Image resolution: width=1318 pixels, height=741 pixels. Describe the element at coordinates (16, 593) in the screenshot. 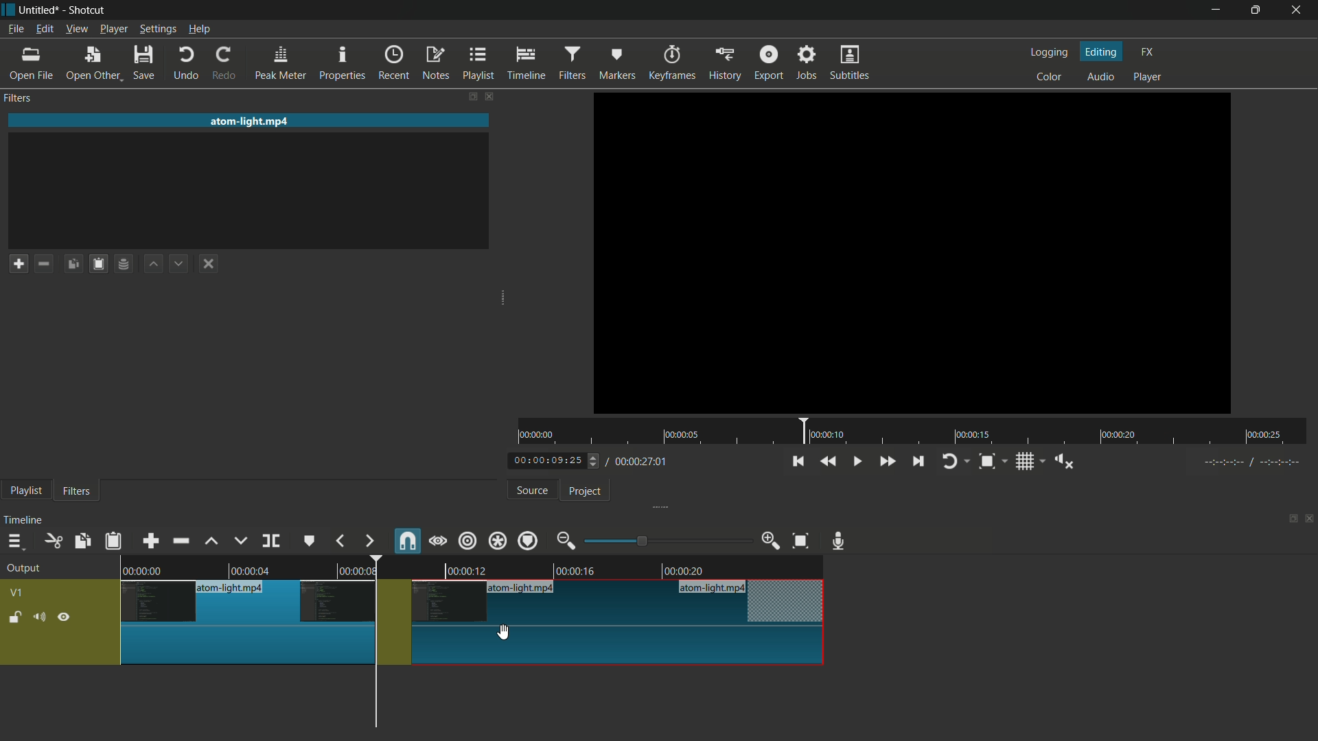

I see `v1` at that location.